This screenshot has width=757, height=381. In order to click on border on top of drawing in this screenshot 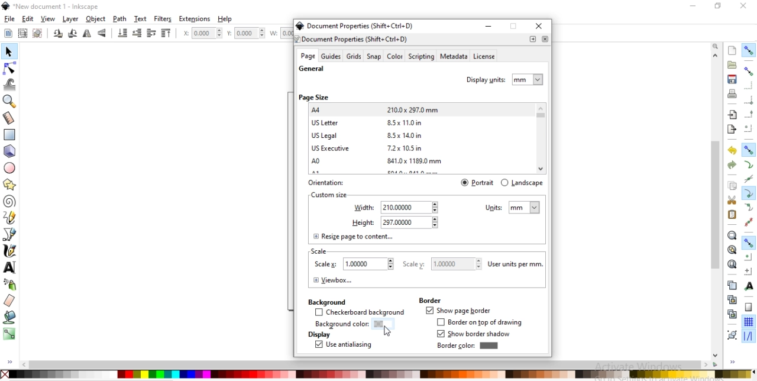, I will do `click(482, 322)`.